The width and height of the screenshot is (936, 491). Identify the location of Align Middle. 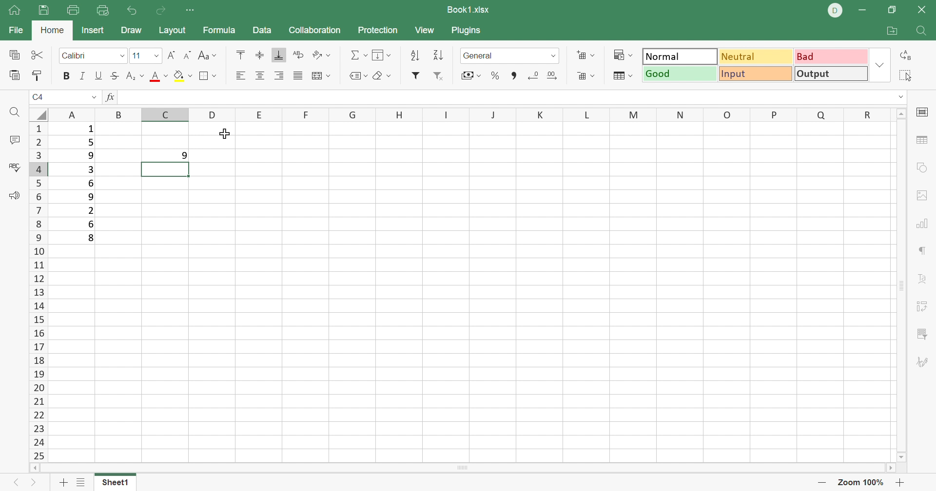
(257, 57).